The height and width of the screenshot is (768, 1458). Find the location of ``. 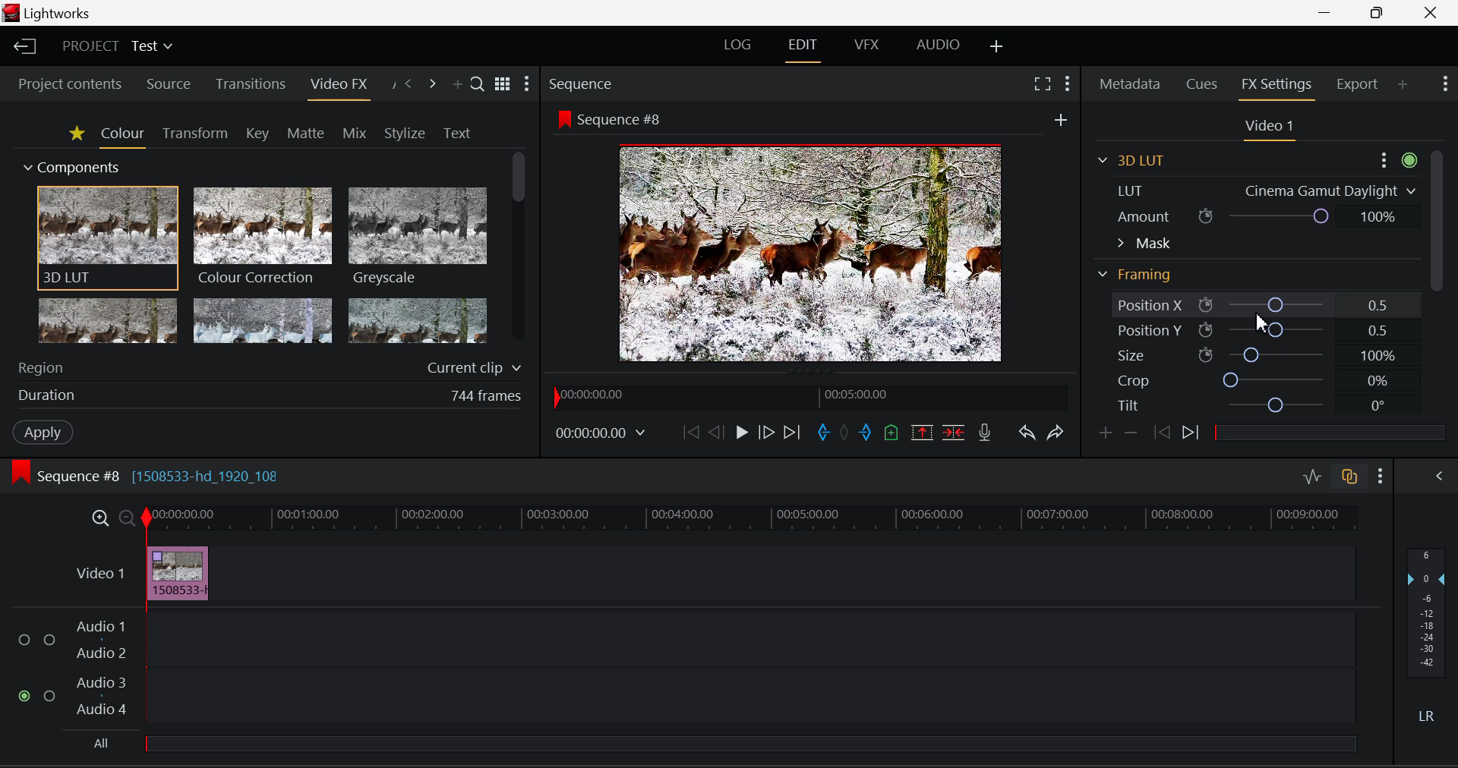

 is located at coordinates (1060, 119).